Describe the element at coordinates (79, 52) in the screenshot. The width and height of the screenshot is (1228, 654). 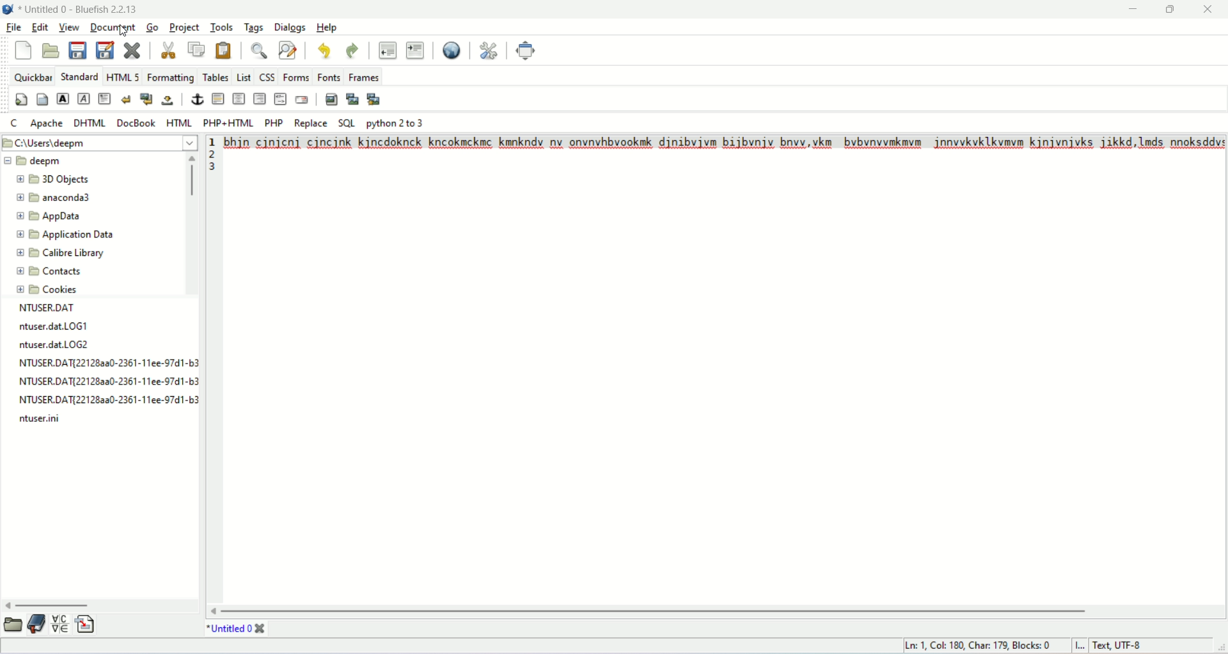
I see `save current file` at that location.